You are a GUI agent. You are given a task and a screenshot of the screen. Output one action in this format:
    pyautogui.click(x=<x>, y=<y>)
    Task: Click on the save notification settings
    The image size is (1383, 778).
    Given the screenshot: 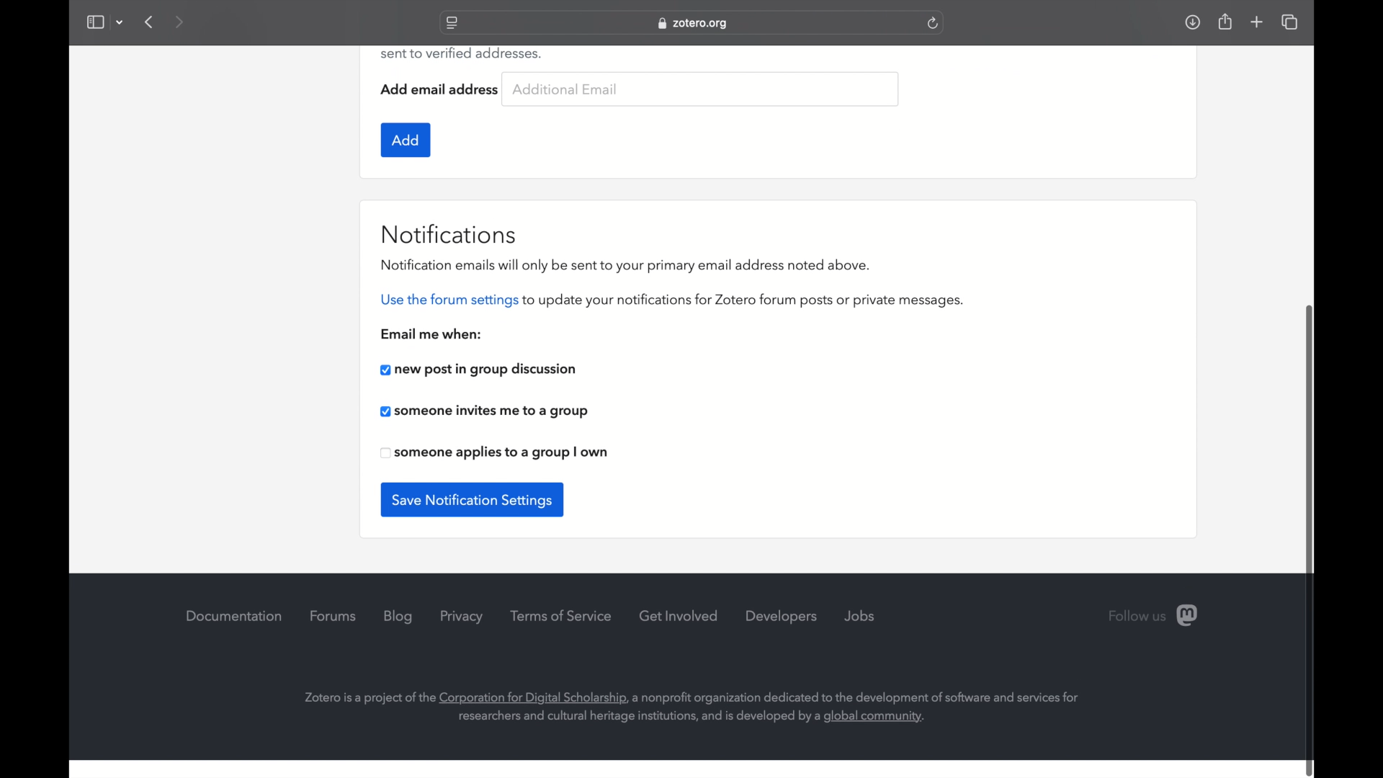 What is the action you would take?
    pyautogui.click(x=473, y=500)
    